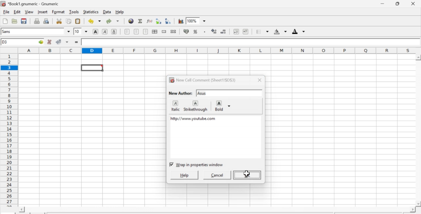 The image size is (421, 214). What do you see at coordinates (262, 32) in the screenshot?
I see `Border` at bounding box center [262, 32].